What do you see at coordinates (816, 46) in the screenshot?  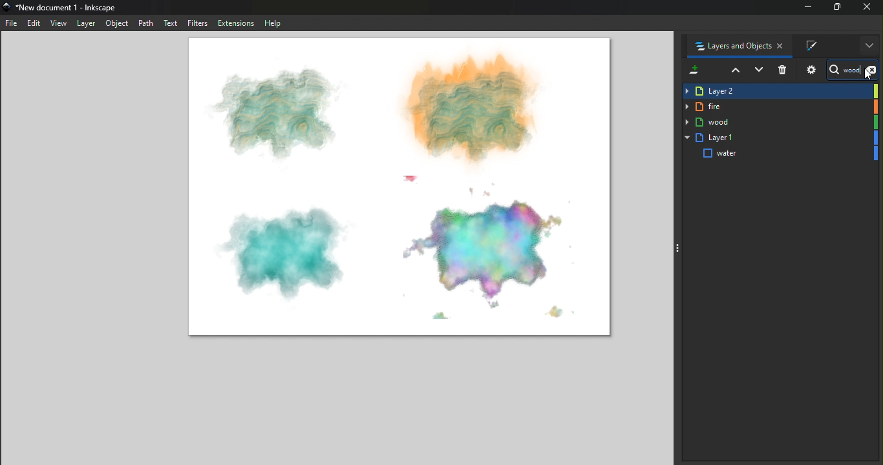 I see `Fill and stroke` at bounding box center [816, 46].